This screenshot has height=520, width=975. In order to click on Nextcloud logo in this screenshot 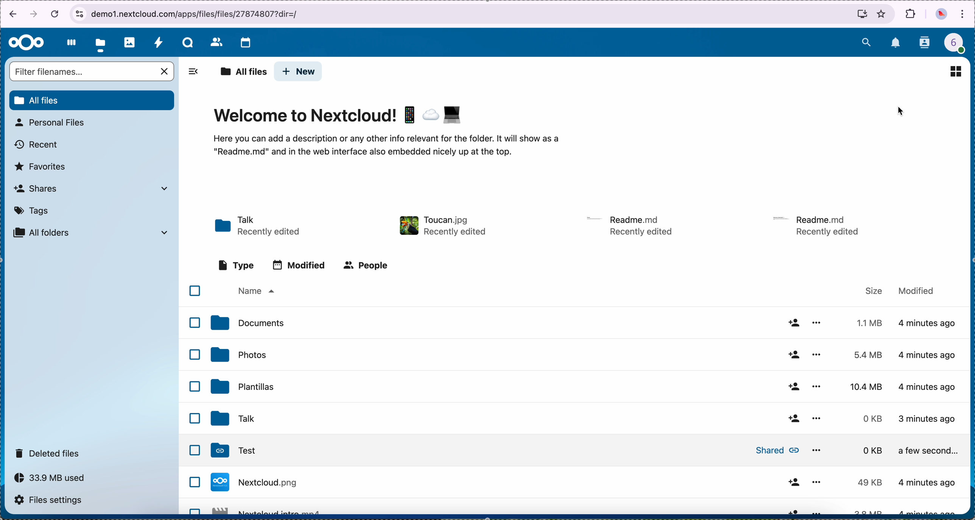, I will do `click(26, 43)`.